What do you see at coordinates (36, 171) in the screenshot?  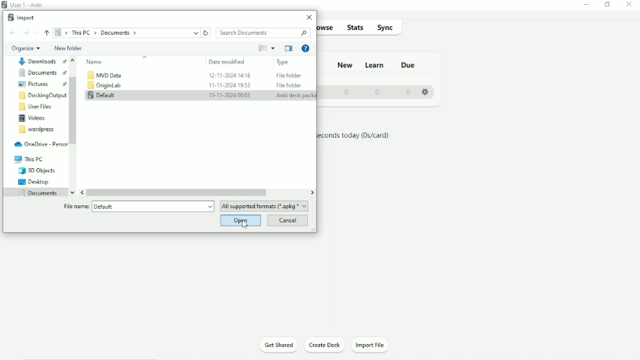 I see `3D Objects` at bounding box center [36, 171].